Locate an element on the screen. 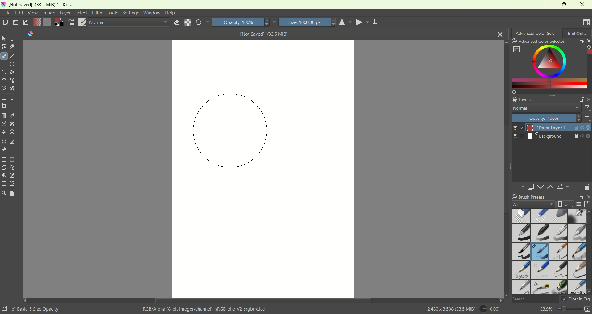 Image resolution: width=592 pixels, height=314 pixels. advanced color selector is located at coordinates (539, 41).